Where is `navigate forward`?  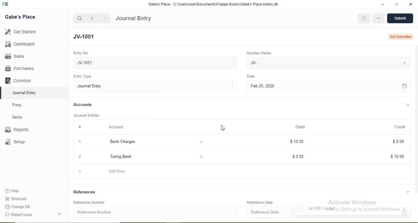 navigate forward is located at coordinates (105, 18).